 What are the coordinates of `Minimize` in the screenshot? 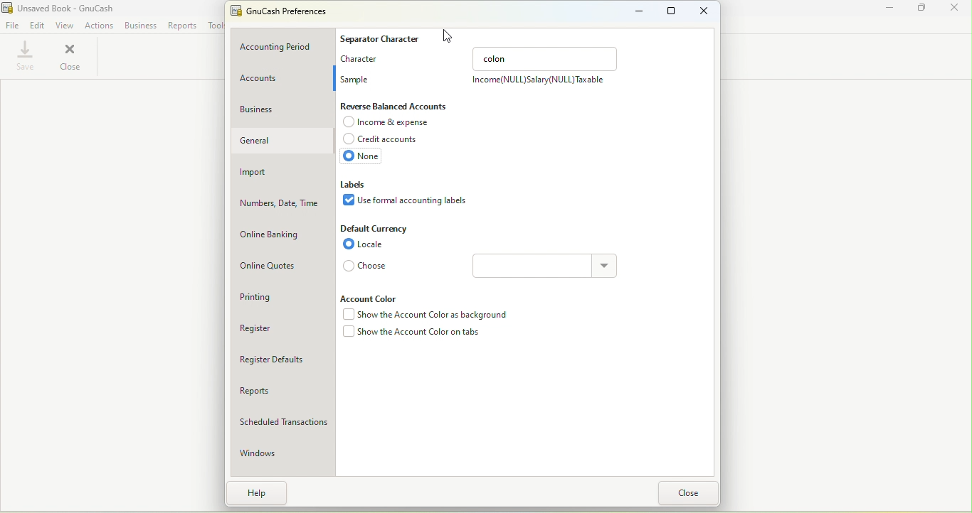 It's located at (891, 8).